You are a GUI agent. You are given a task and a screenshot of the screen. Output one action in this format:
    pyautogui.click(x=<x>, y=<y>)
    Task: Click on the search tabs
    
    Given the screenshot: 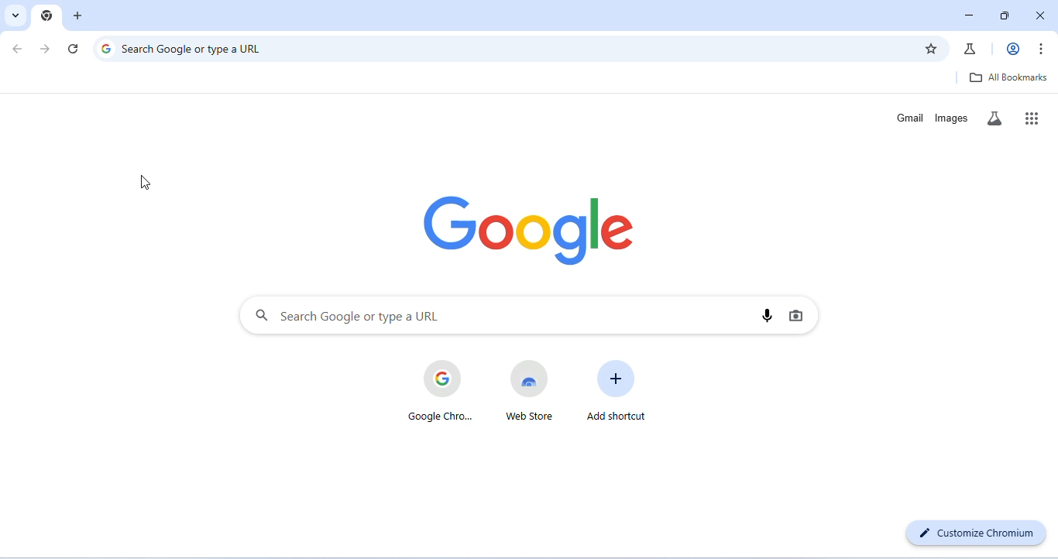 What is the action you would take?
    pyautogui.click(x=14, y=15)
    